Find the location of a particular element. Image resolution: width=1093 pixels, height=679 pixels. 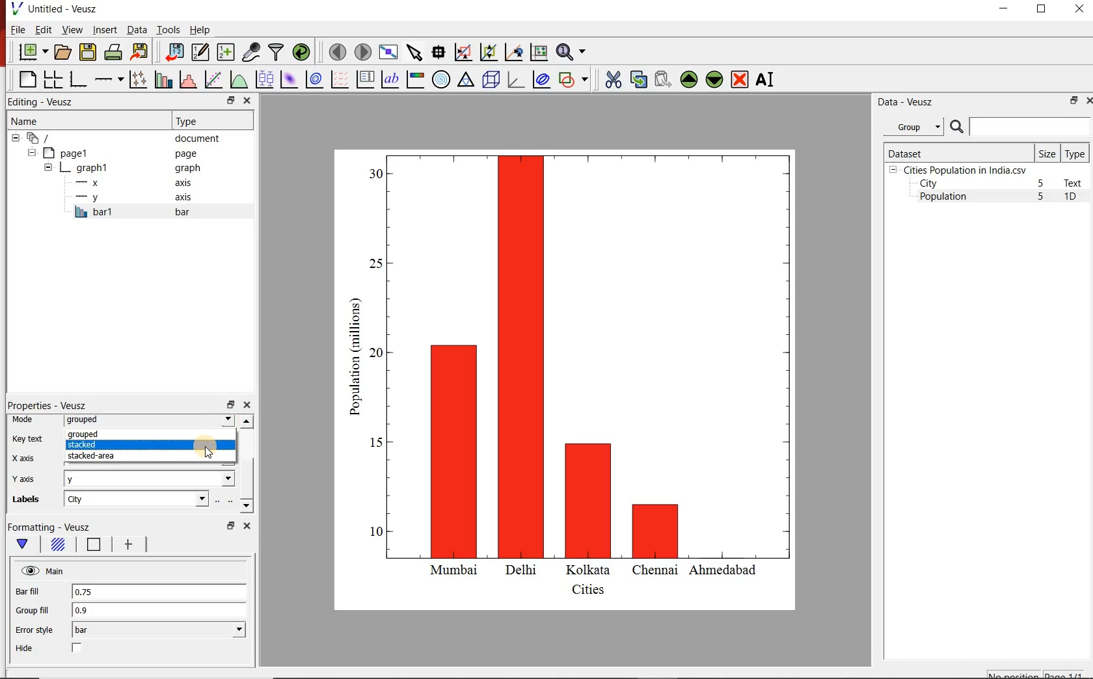

Main formatting is located at coordinates (25, 544).